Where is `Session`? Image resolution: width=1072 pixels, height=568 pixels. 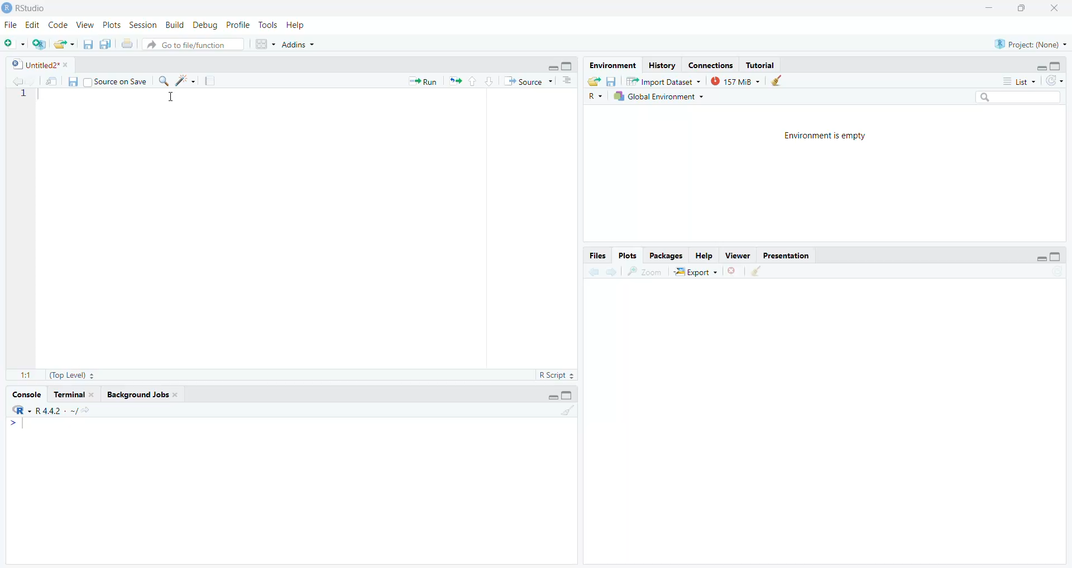 Session is located at coordinates (144, 24).